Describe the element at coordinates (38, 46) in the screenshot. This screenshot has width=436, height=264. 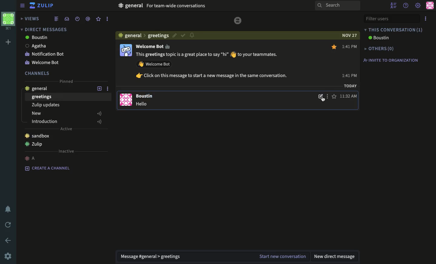
I see `Agatha` at that location.